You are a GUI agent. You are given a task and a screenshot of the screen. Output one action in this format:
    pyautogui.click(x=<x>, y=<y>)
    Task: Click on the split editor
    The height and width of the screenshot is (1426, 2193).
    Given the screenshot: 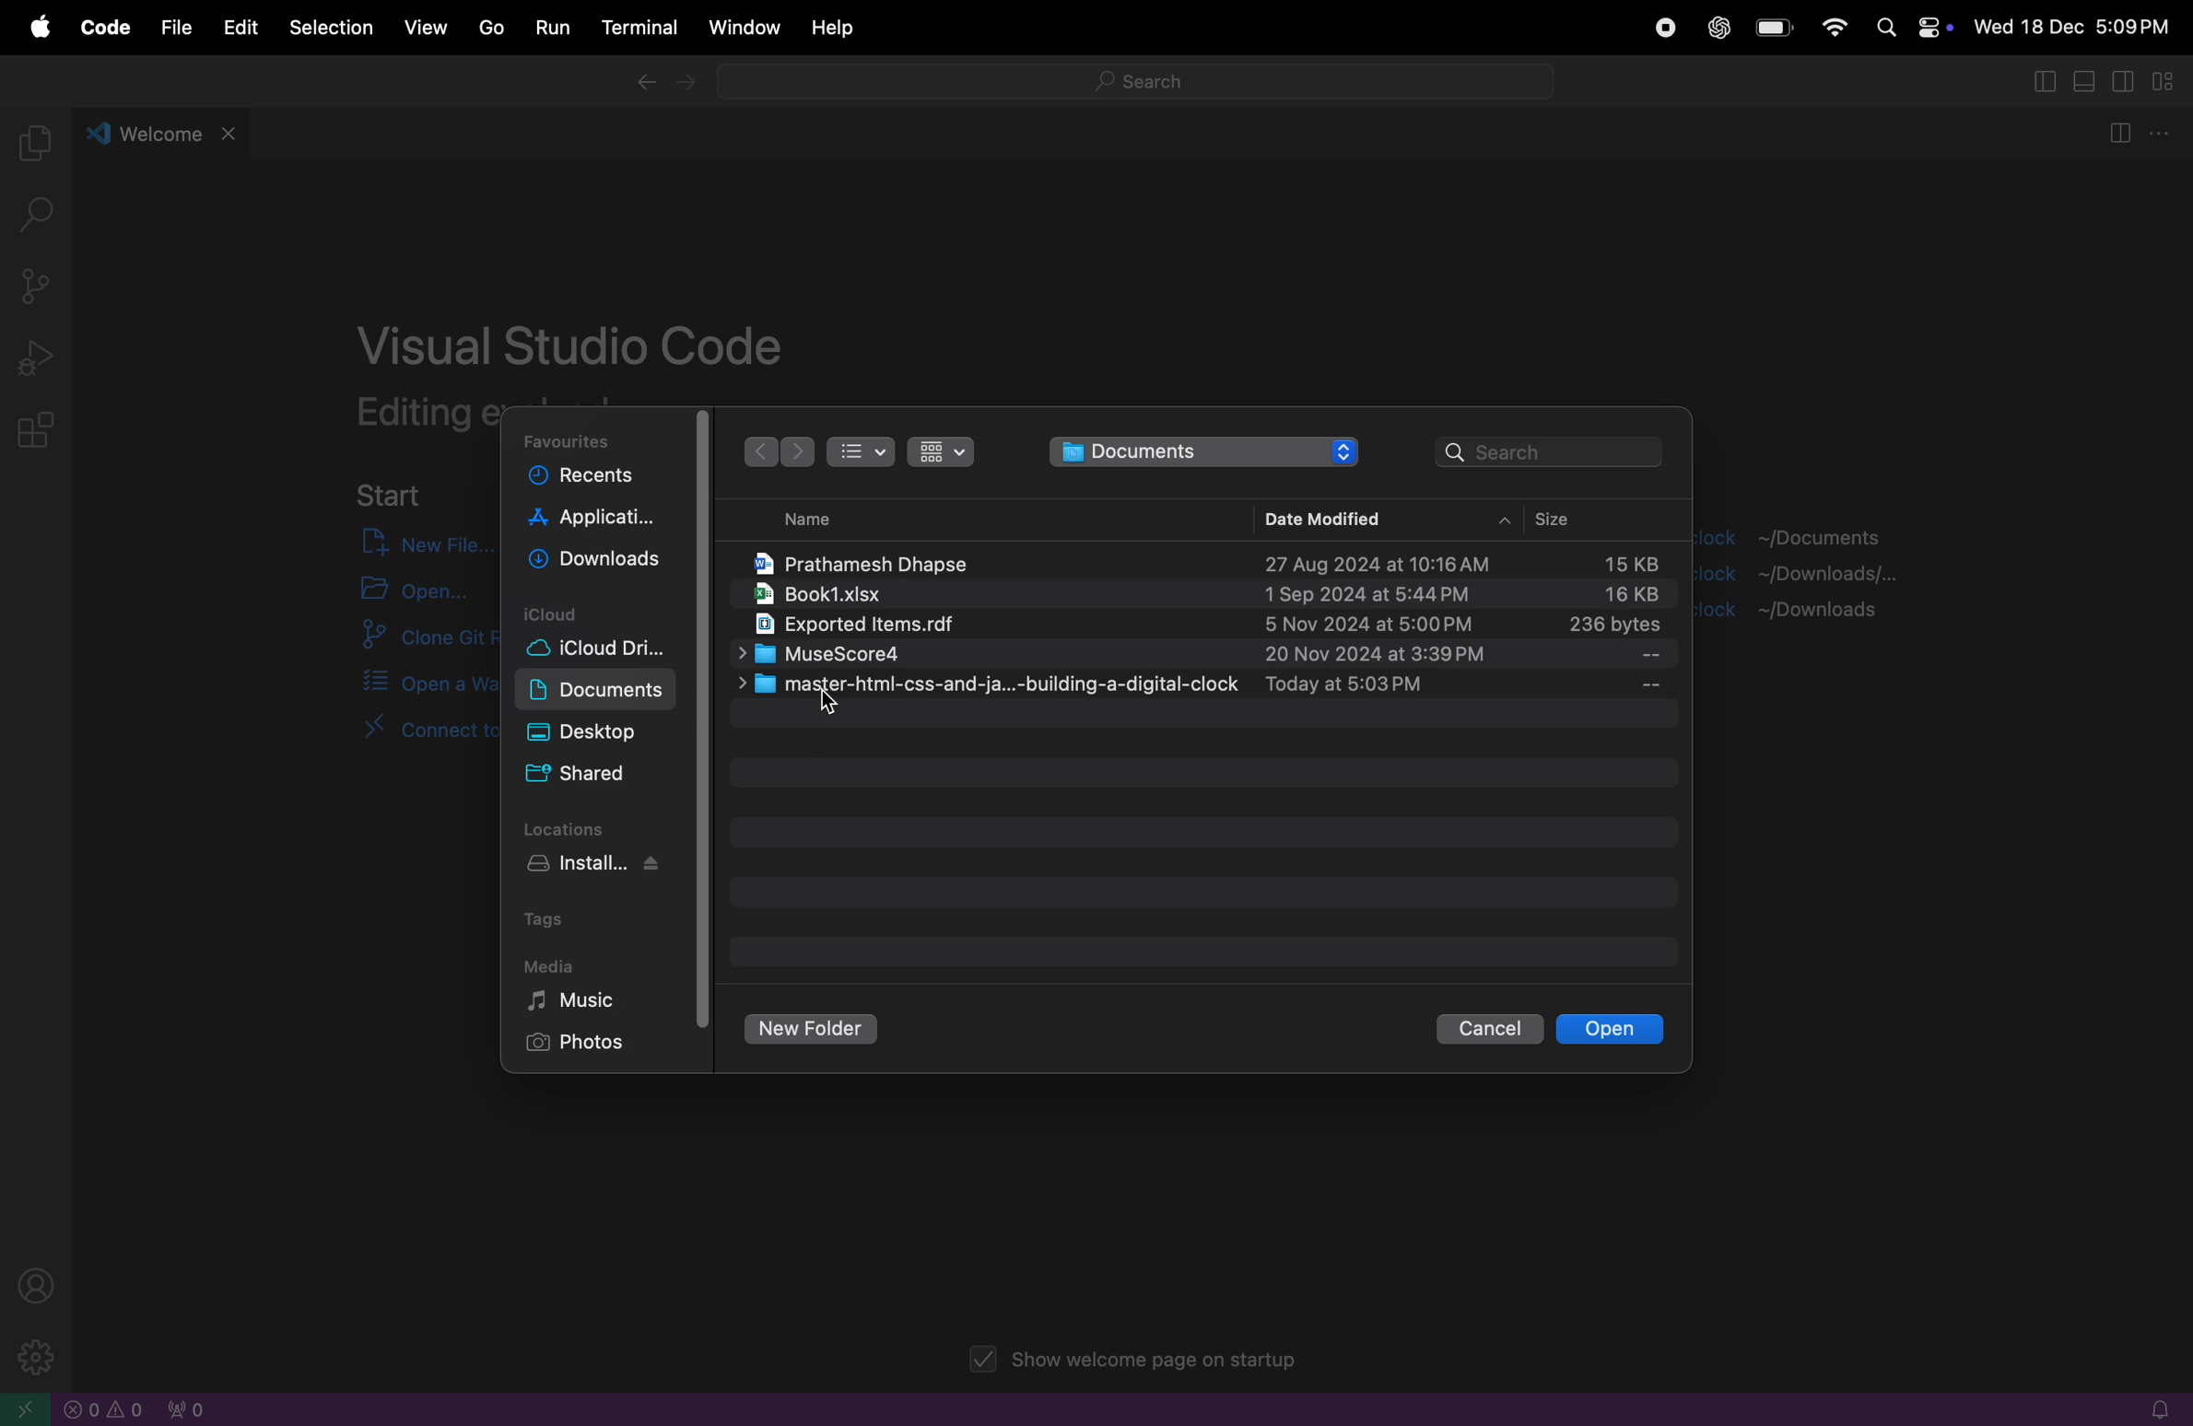 What is the action you would take?
    pyautogui.click(x=2117, y=136)
    